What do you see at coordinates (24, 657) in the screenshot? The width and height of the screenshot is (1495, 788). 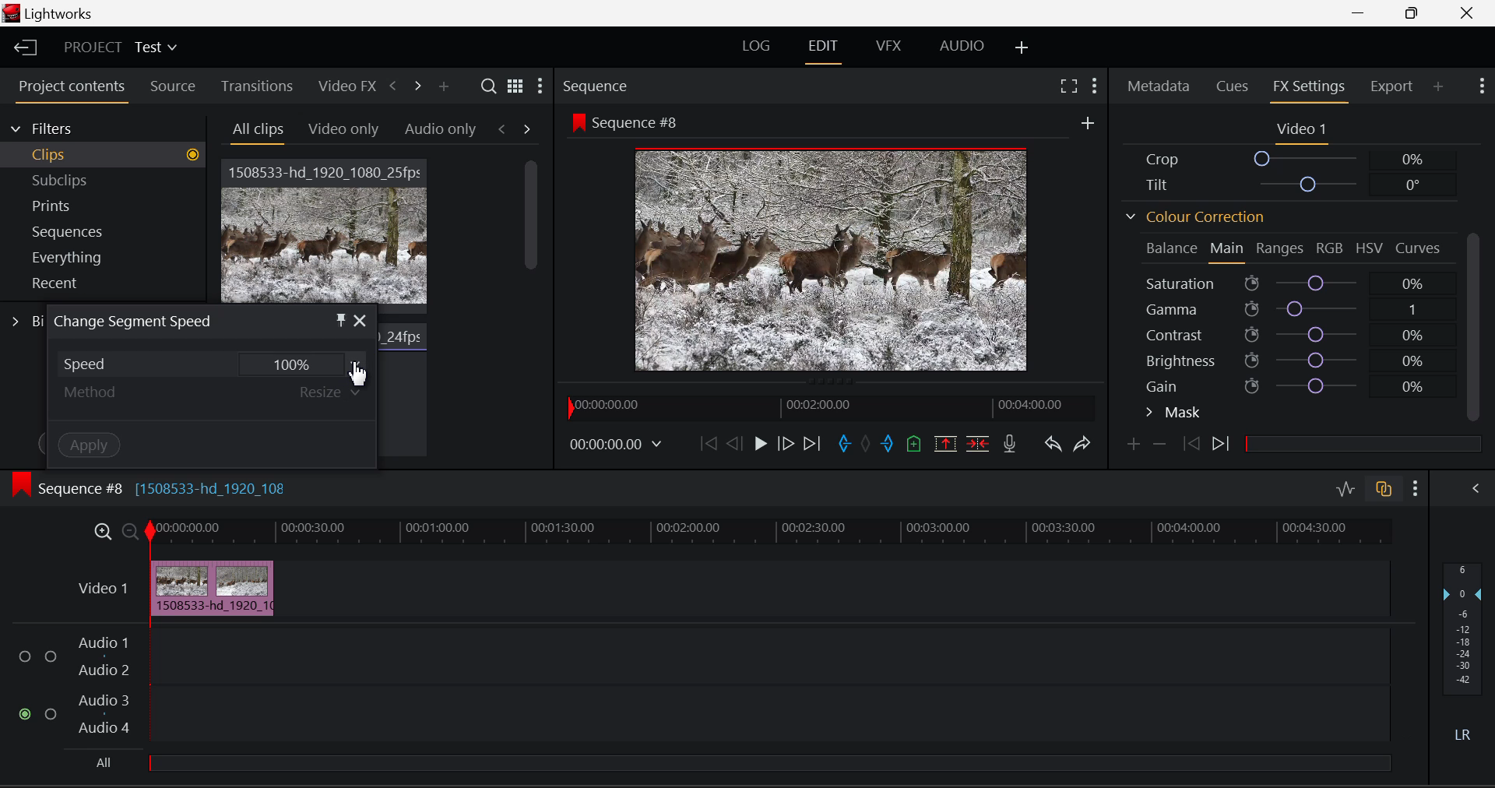 I see `Audio Input Checkbox` at bounding box center [24, 657].